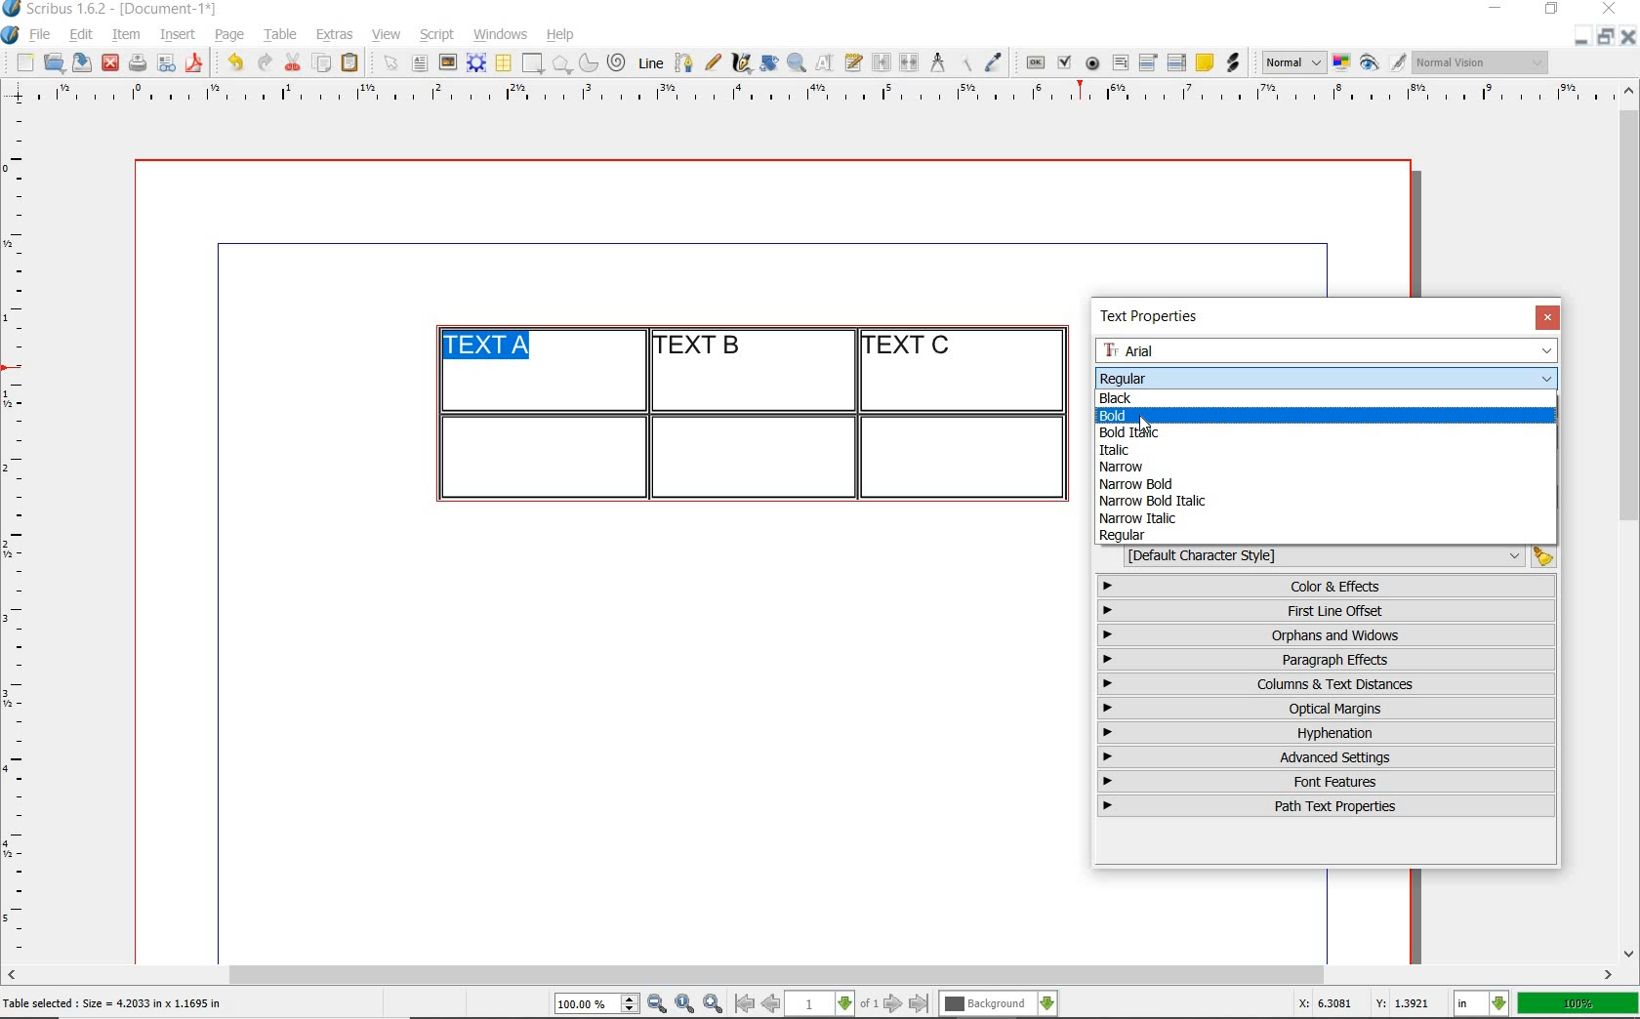 The width and height of the screenshot is (1640, 1019). Describe the element at coordinates (1325, 756) in the screenshot. I see `advanced settings` at that location.